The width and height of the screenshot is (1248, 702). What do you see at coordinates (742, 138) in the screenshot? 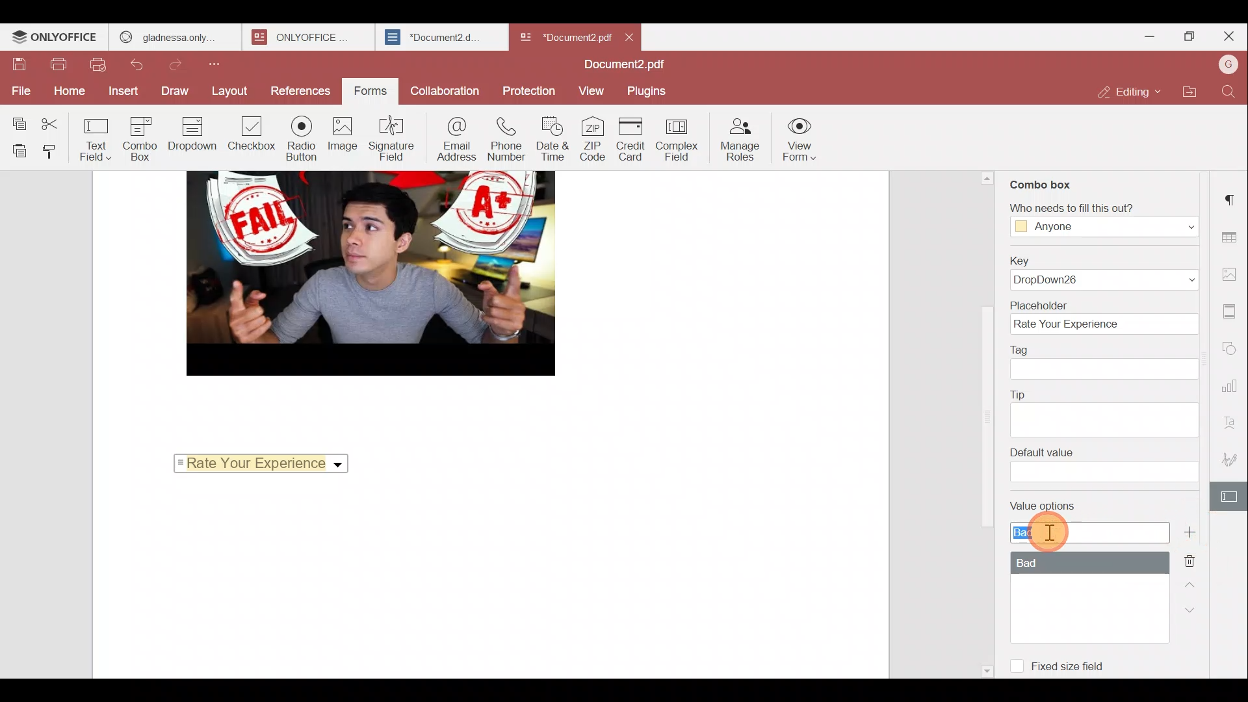
I see `Manage roles` at bounding box center [742, 138].